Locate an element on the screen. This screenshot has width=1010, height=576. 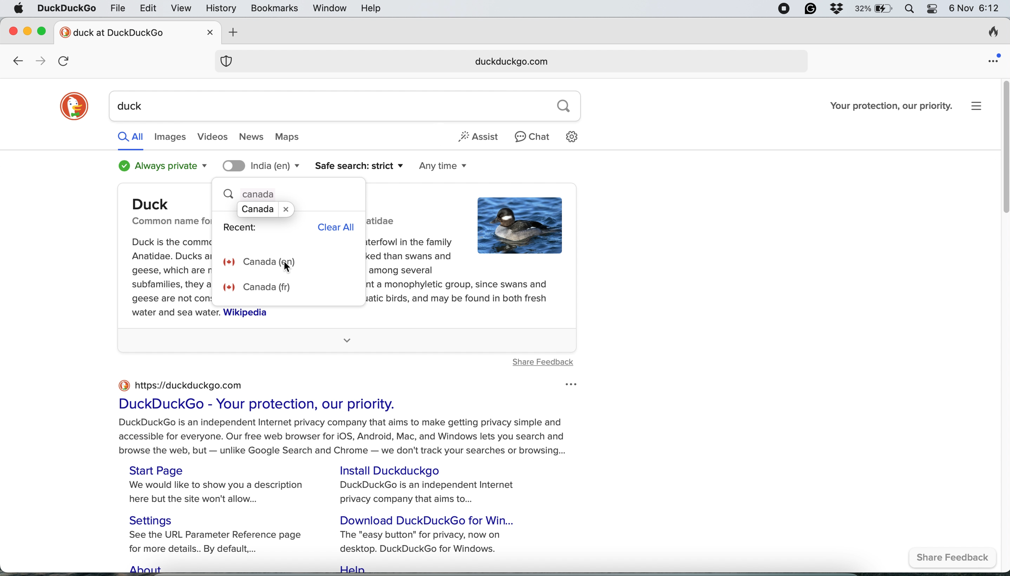
refresh is located at coordinates (66, 61).